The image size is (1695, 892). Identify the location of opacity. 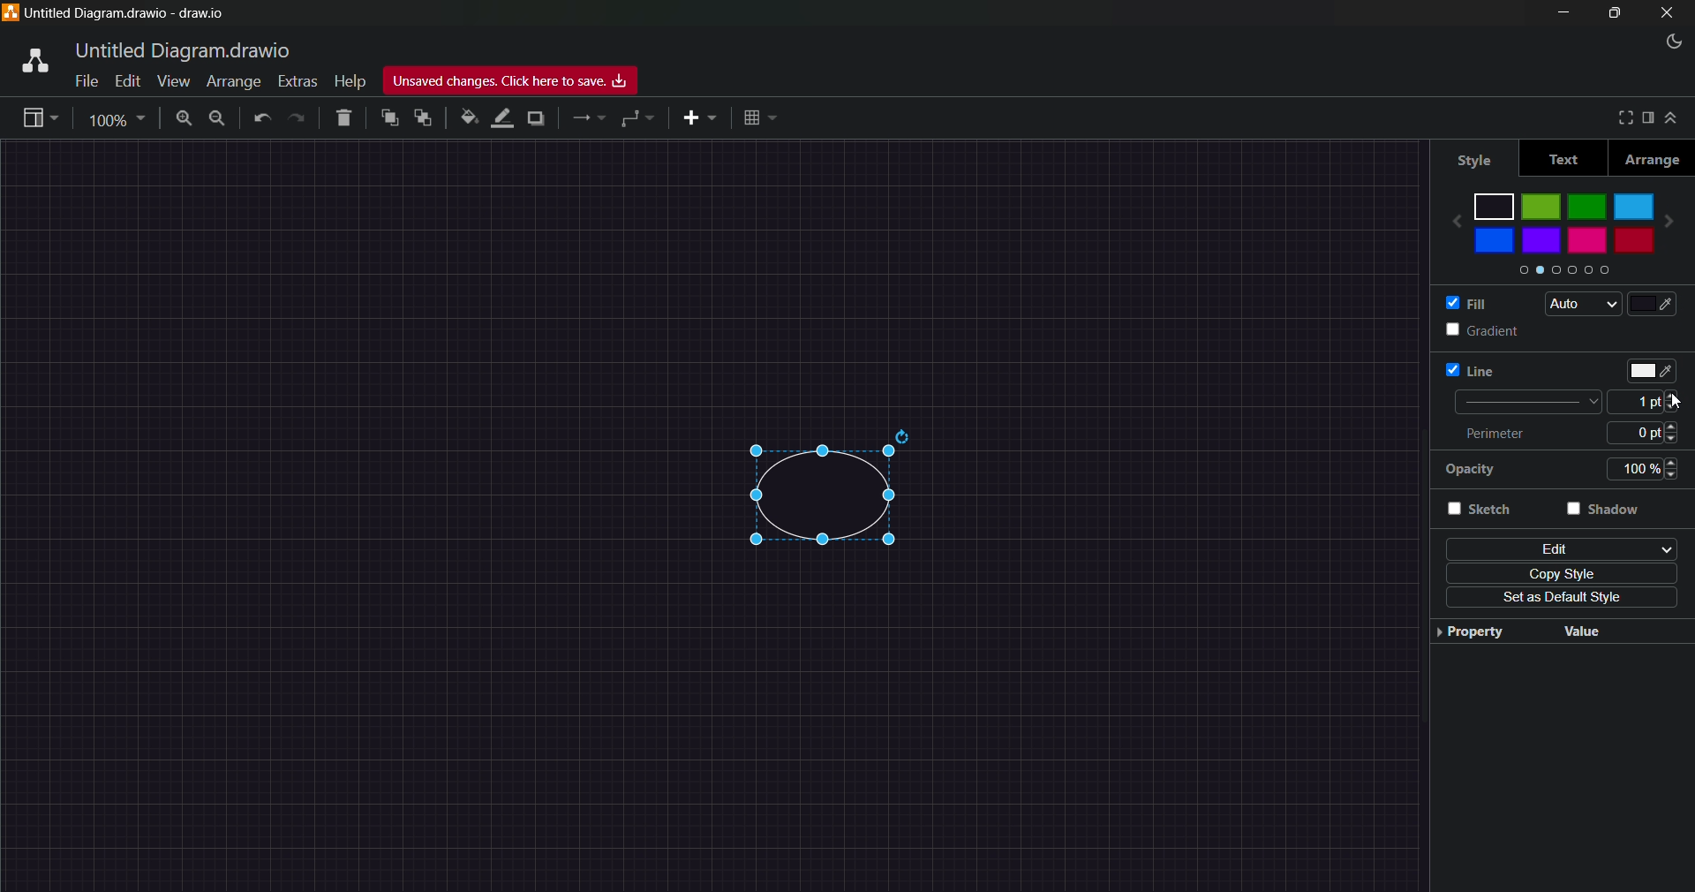
(1491, 470).